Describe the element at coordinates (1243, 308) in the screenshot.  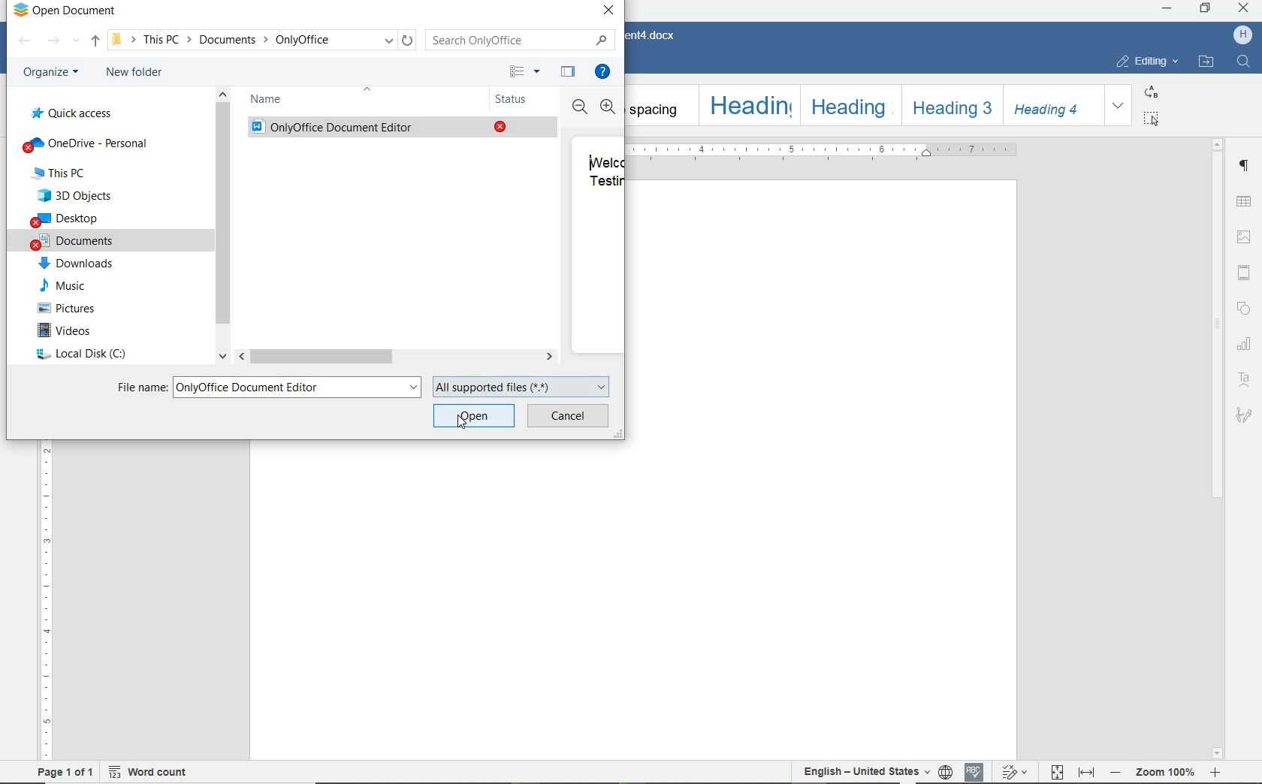
I see `shape` at that location.